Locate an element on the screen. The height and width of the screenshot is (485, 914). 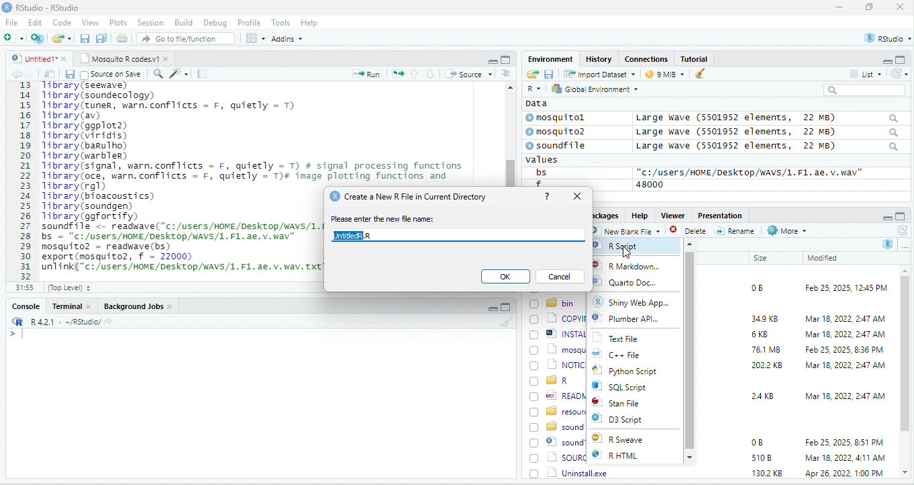
clases is located at coordinates (648, 58).